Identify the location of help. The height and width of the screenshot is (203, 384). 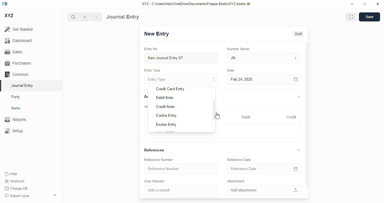
(11, 174).